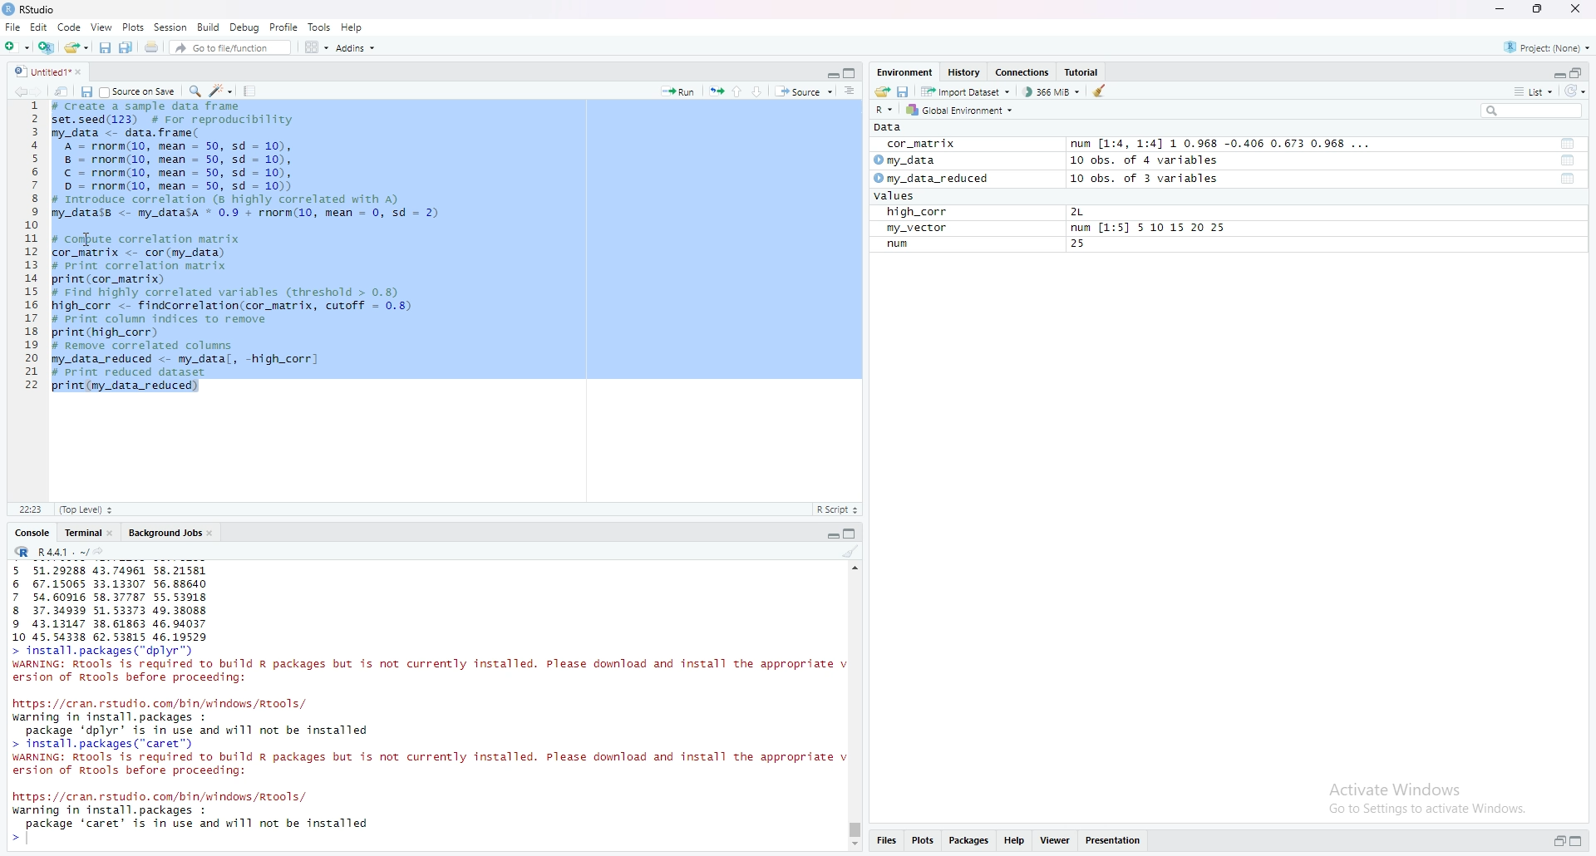 The image size is (1596, 856). What do you see at coordinates (77, 47) in the screenshot?
I see `share folder ` at bounding box center [77, 47].